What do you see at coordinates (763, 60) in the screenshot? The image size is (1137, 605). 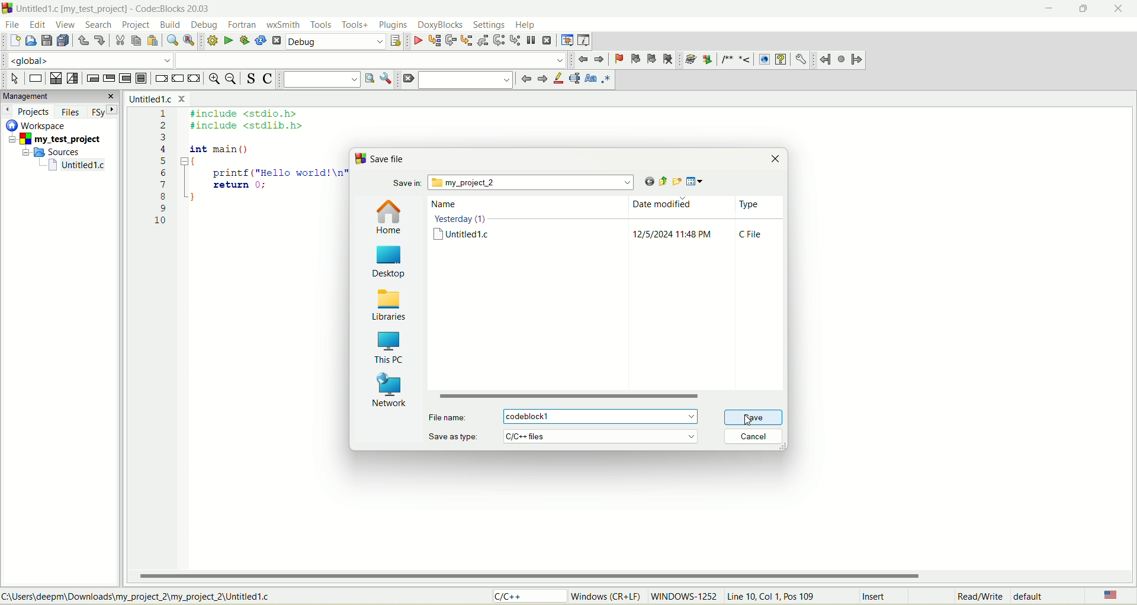 I see `HTML` at bounding box center [763, 60].